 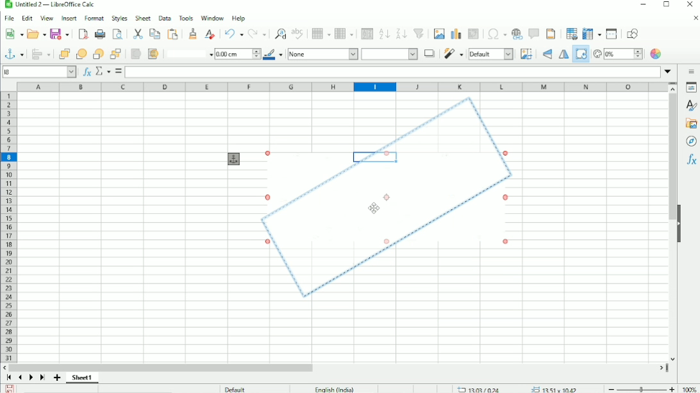 What do you see at coordinates (438, 34) in the screenshot?
I see `Insert image` at bounding box center [438, 34].